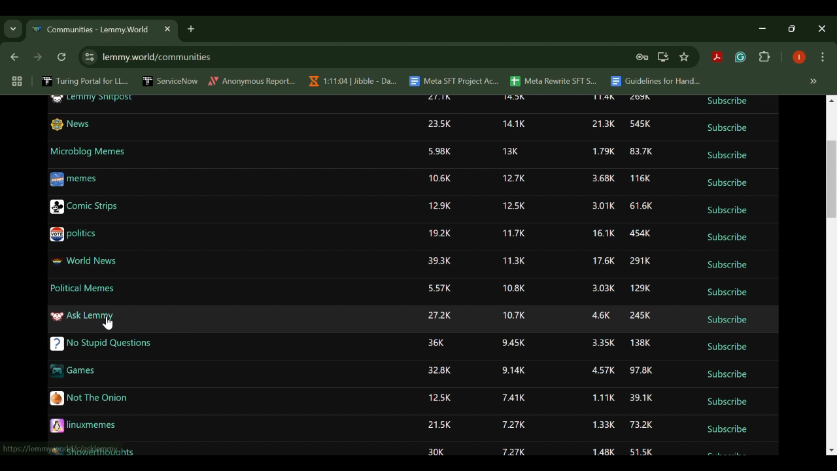  Describe the element at coordinates (600, 207) in the screenshot. I see `3.01K` at that location.